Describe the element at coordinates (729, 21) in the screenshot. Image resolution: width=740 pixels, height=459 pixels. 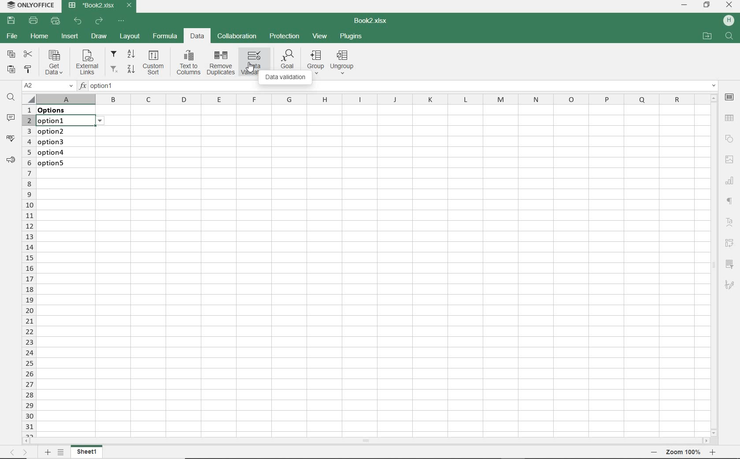
I see `HP` at that location.